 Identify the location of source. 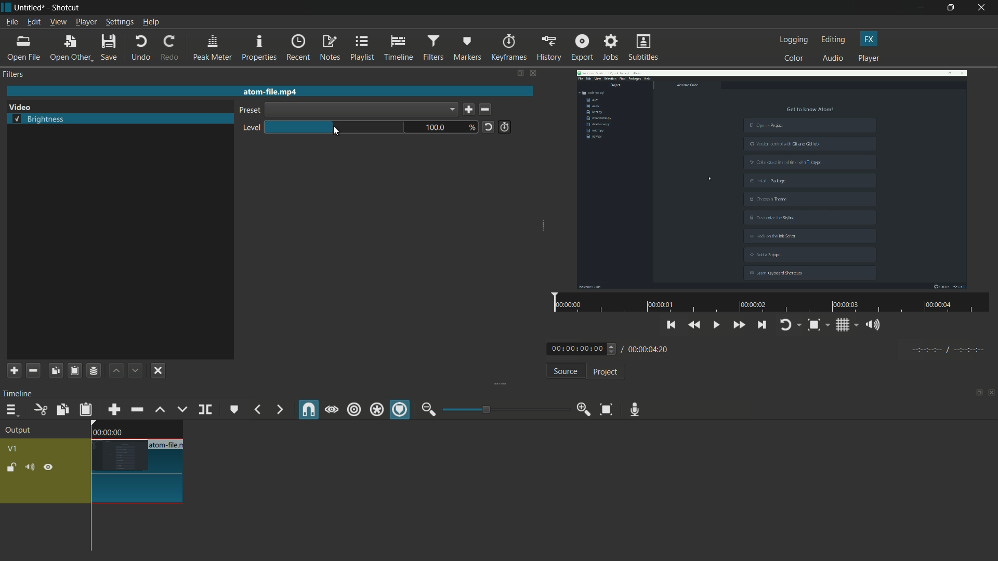
(565, 372).